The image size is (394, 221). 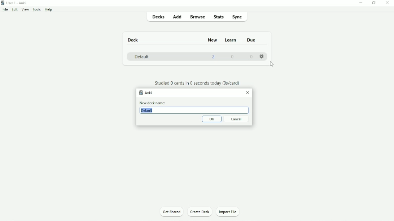 I want to click on Get Shared, so click(x=171, y=211).